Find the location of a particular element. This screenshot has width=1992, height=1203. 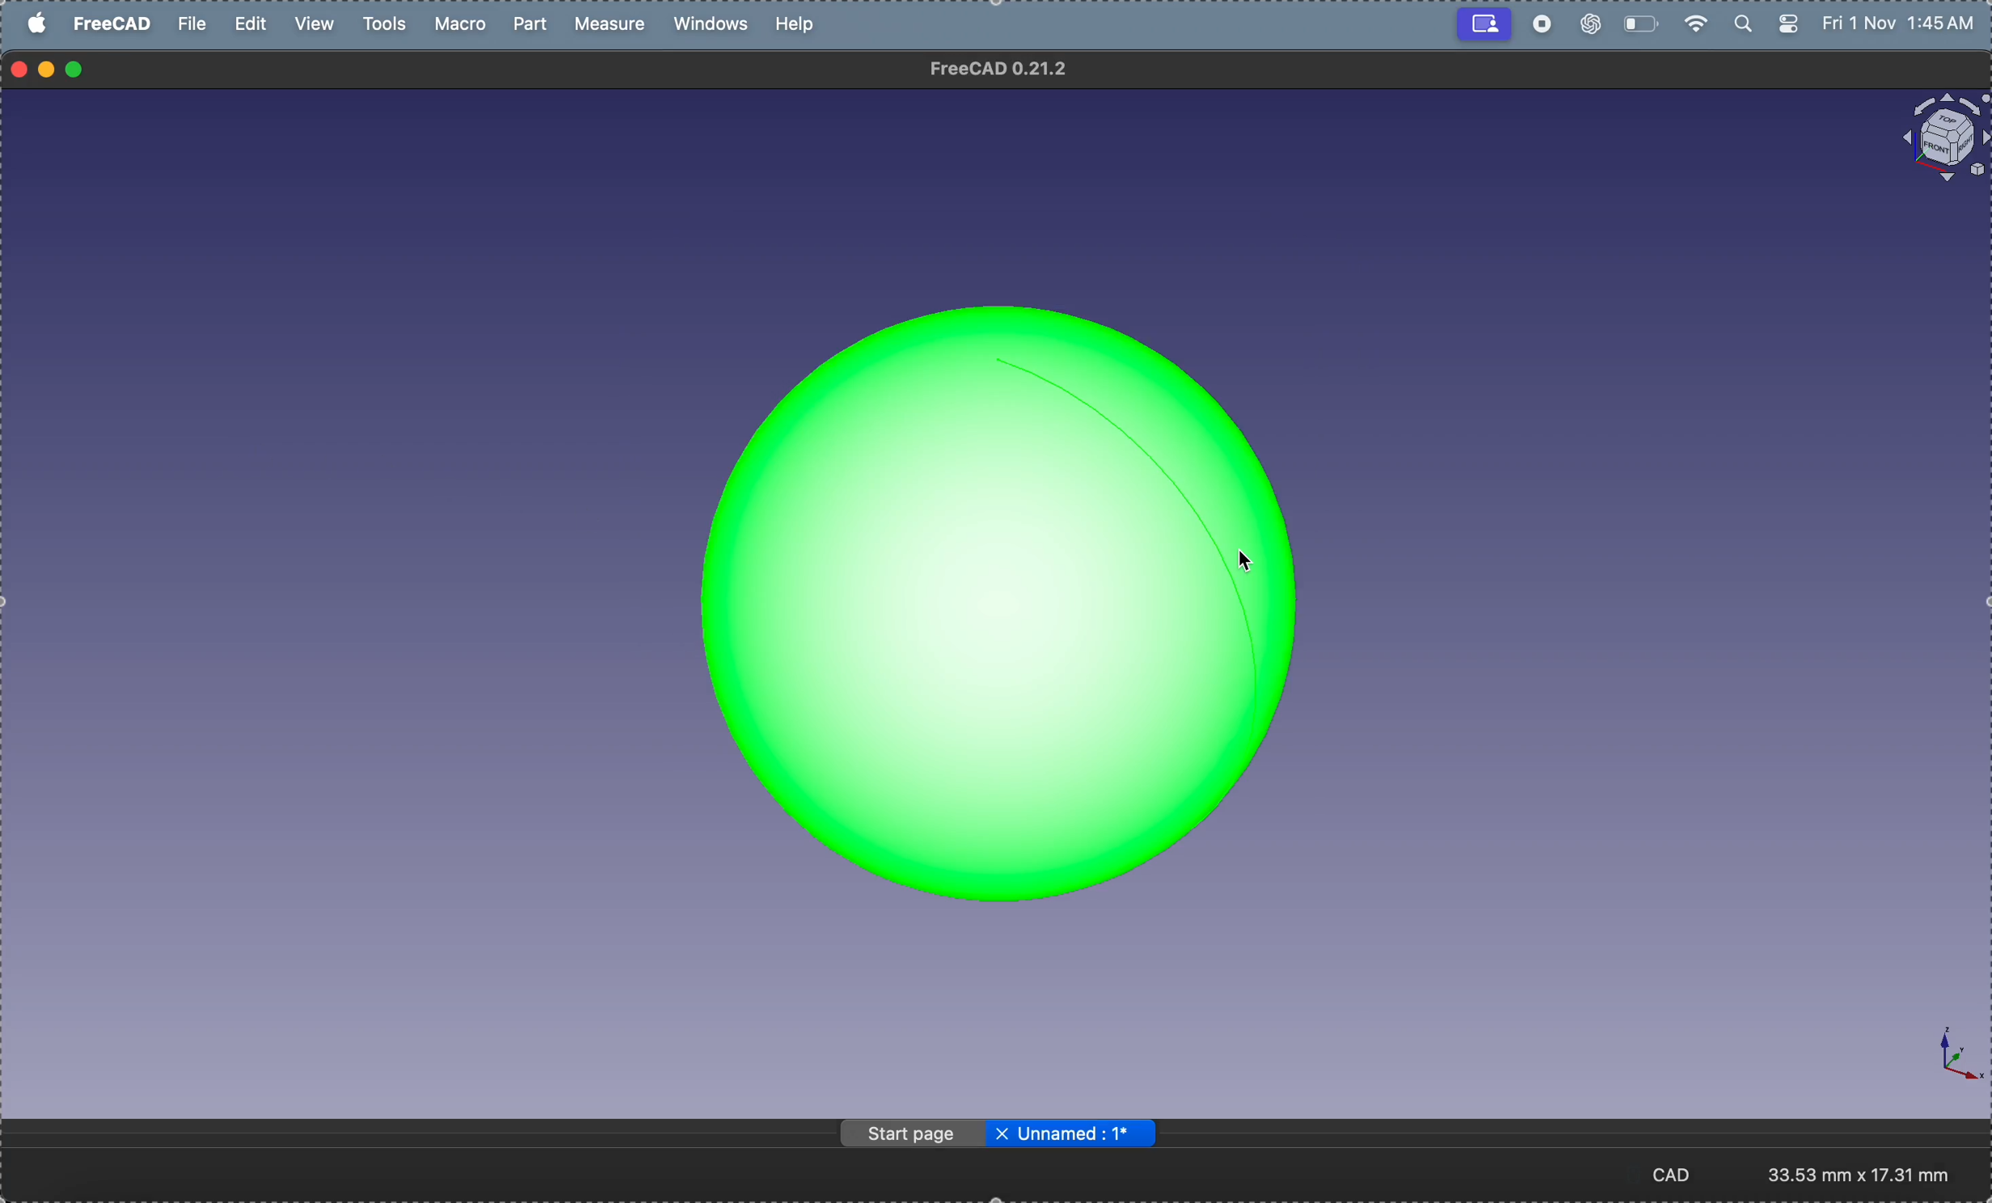

chatgpt is located at coordinates (1588, 26).